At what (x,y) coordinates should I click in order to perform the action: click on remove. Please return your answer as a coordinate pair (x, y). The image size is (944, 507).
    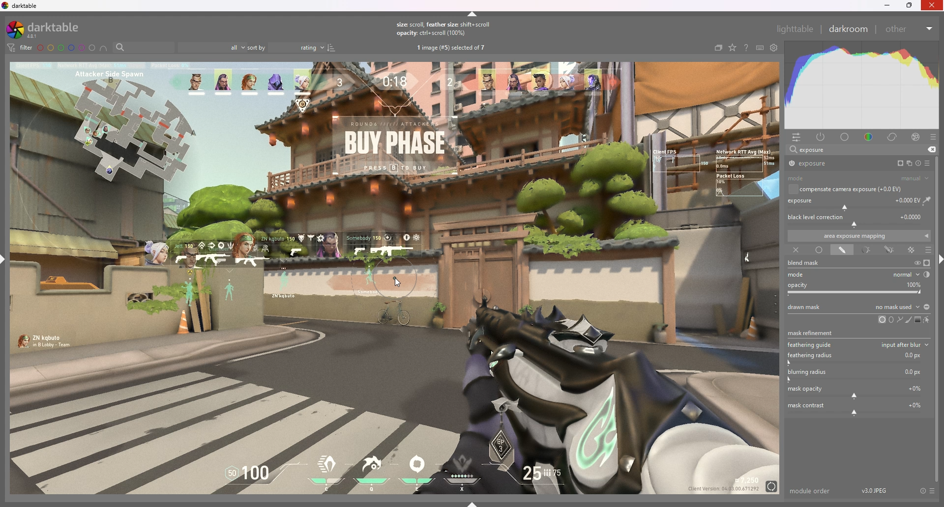
    Looking at the image, I should click on (931, 150).